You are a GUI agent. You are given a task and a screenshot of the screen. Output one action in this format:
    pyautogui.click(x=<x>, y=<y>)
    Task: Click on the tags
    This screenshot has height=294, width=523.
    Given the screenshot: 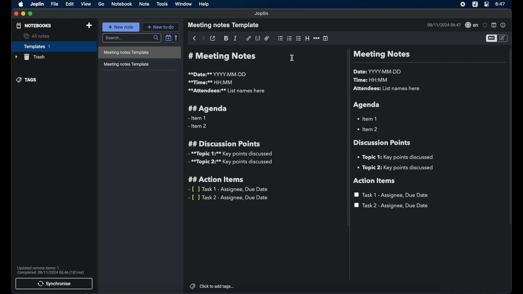 What is the action you would take?
    pyautogui.click(x=27, y=80)
    